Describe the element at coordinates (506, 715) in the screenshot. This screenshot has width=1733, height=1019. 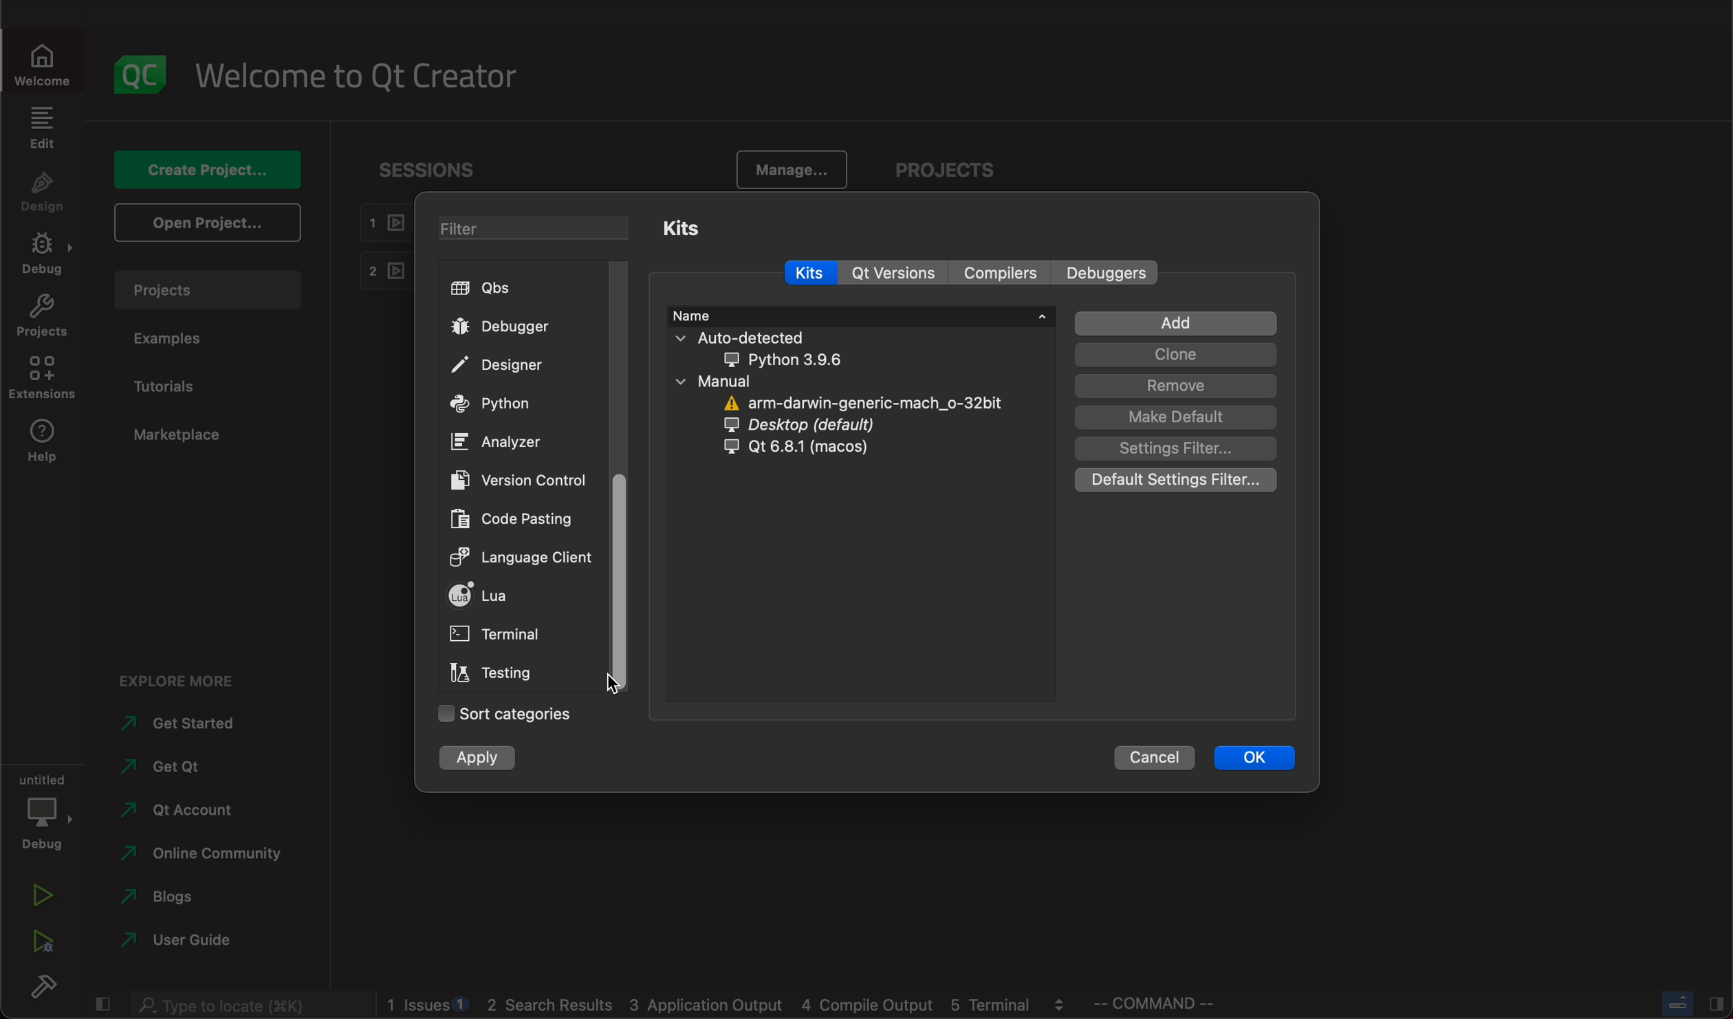
I see `sort categories` at that location.